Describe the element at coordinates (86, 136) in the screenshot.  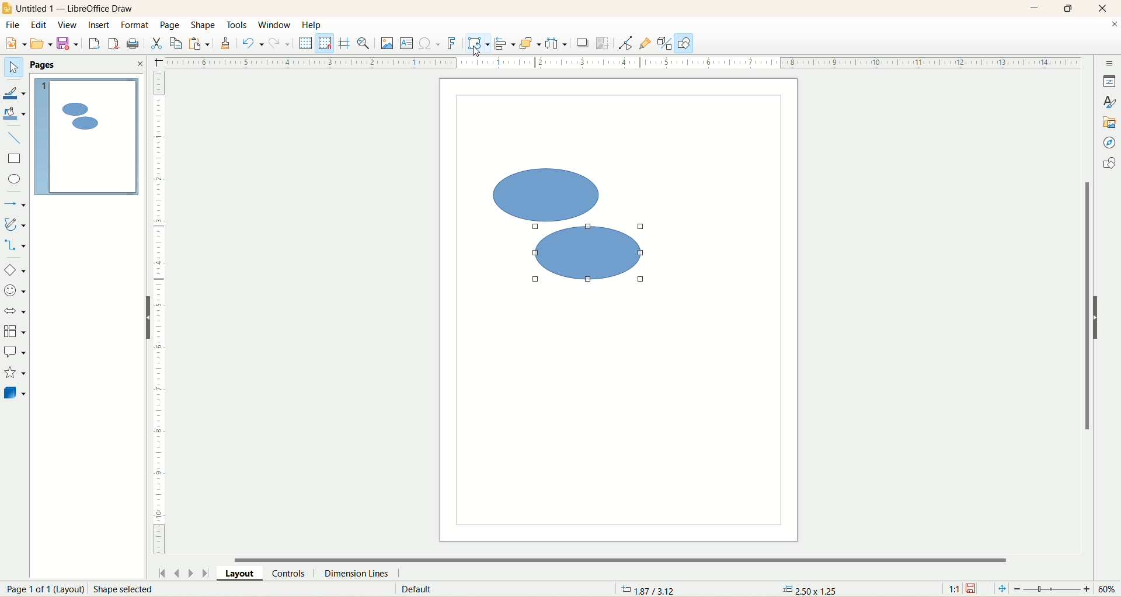
I see `page 1` at that location.